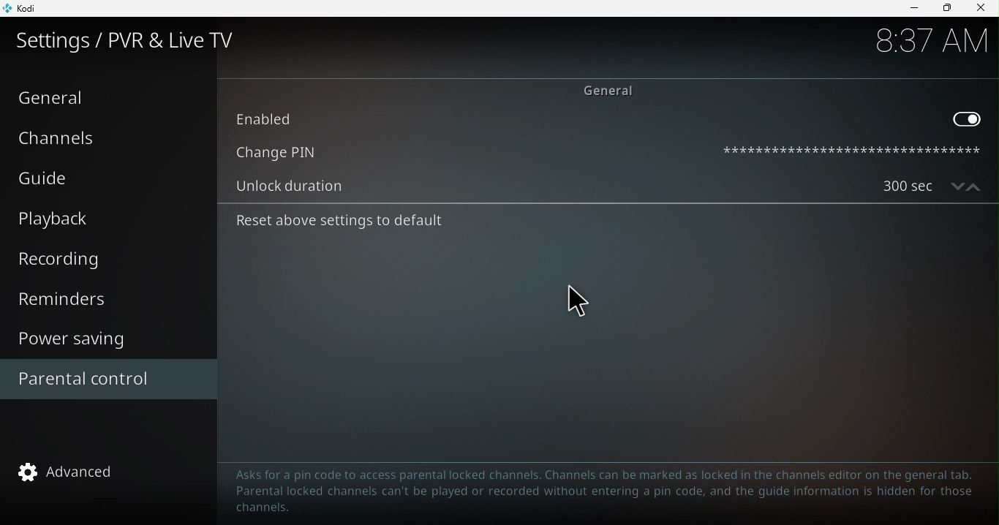 Image resolution: width=999 pixels, height=525 pixels. I want to click on Settings/PVR and Live TV, so click(137, 41).